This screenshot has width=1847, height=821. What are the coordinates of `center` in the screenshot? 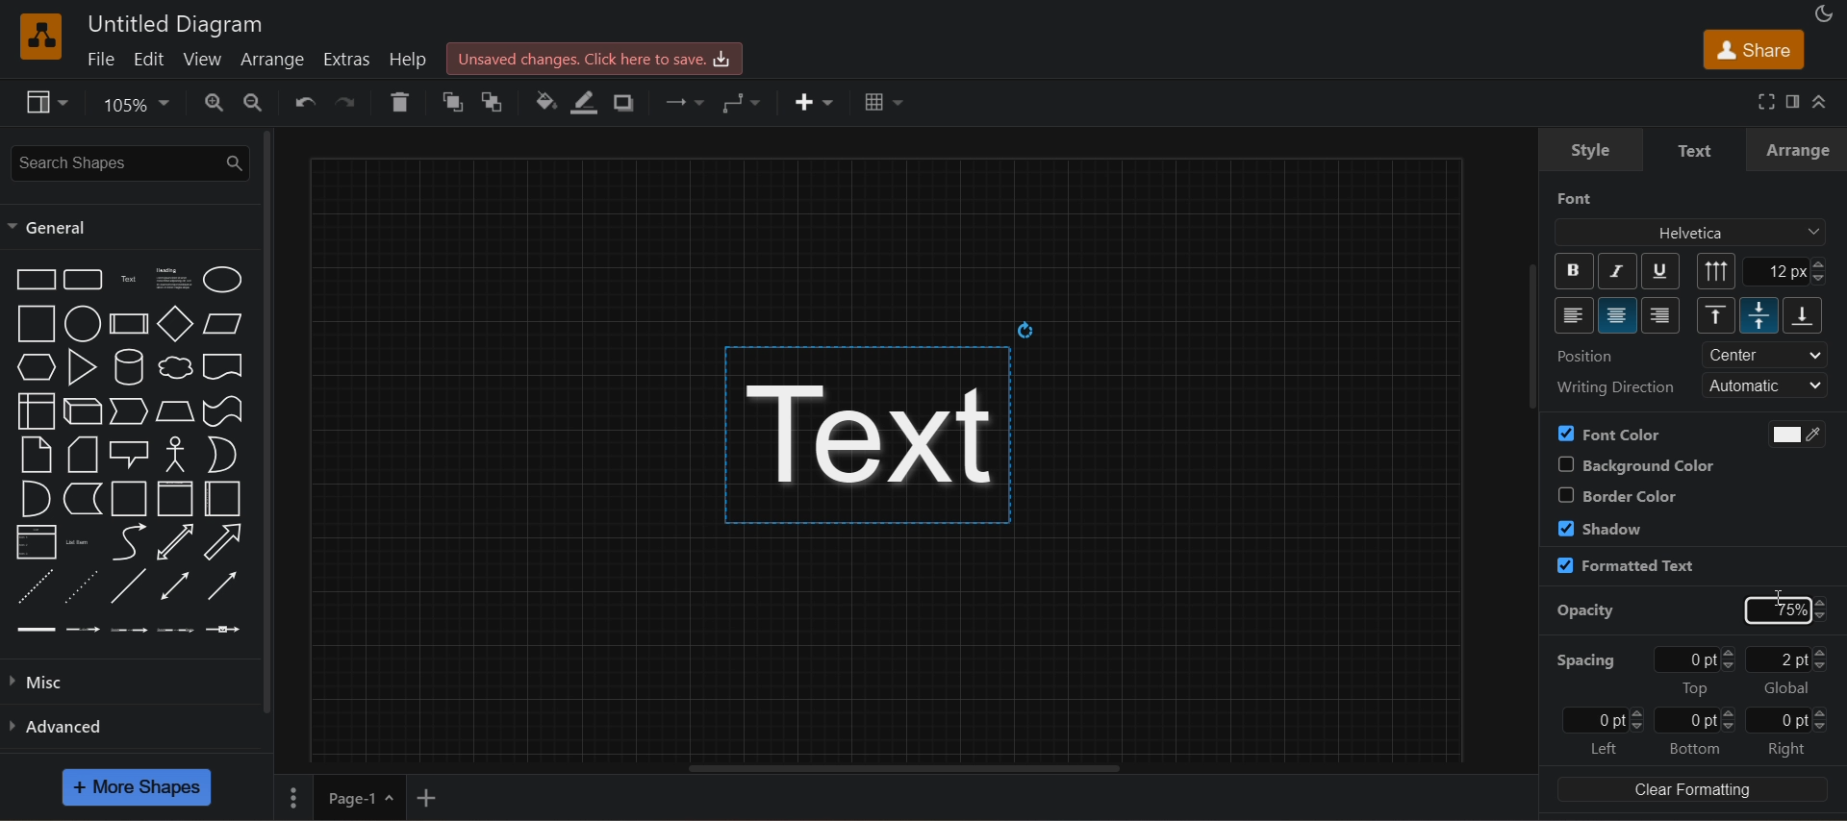 It's located at (1619, 315).